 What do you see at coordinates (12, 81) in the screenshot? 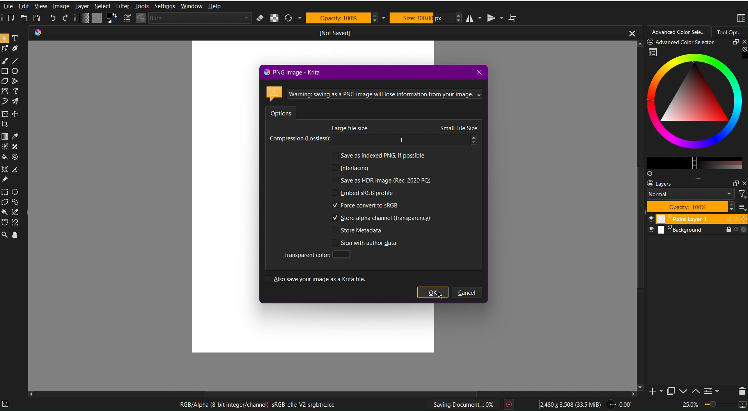
I see `Polygon Tools` at bounding box center [12, 81].